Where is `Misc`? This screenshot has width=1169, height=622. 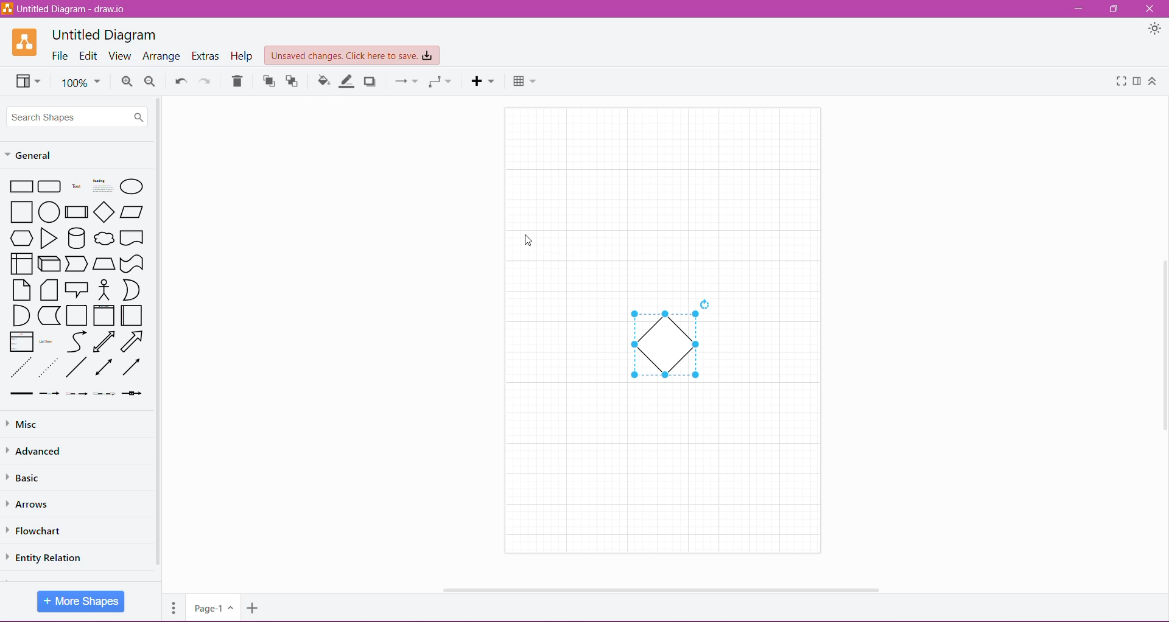 Misc is located at coordinates (29, 424).